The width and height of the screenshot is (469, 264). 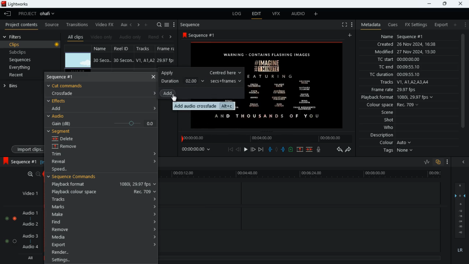 What do you see at coordinates (30, 248) in the screenshot?
I see `audio 4` at bounding box center [30, 248].